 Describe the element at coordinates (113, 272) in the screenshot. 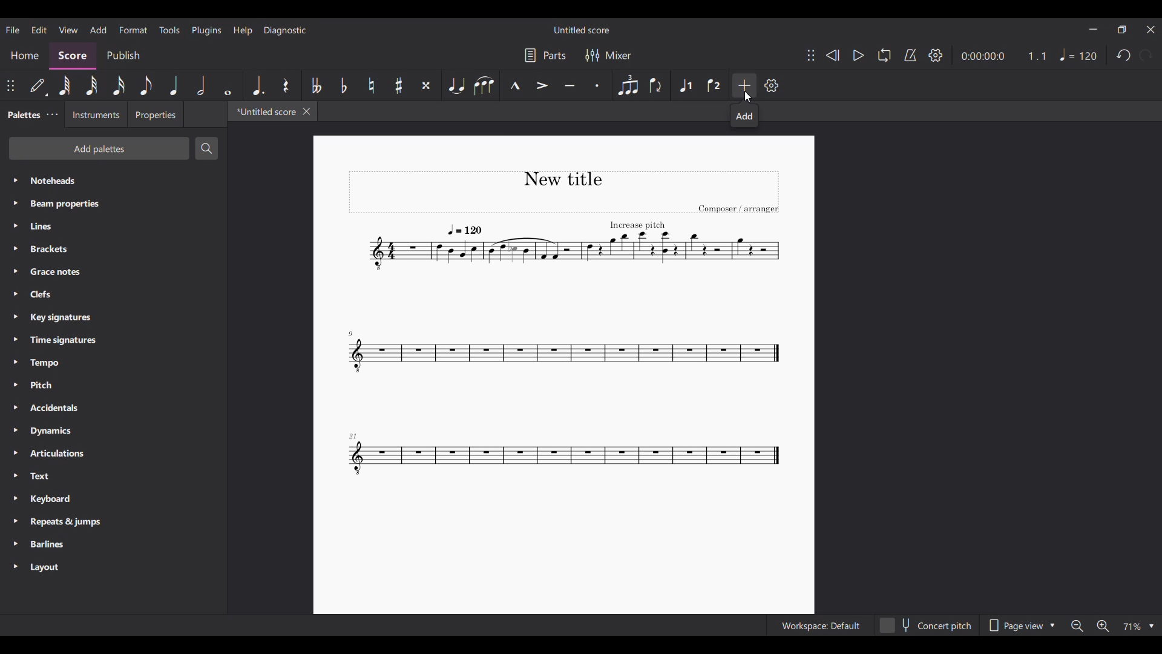

I see `Grace notes` at that location.